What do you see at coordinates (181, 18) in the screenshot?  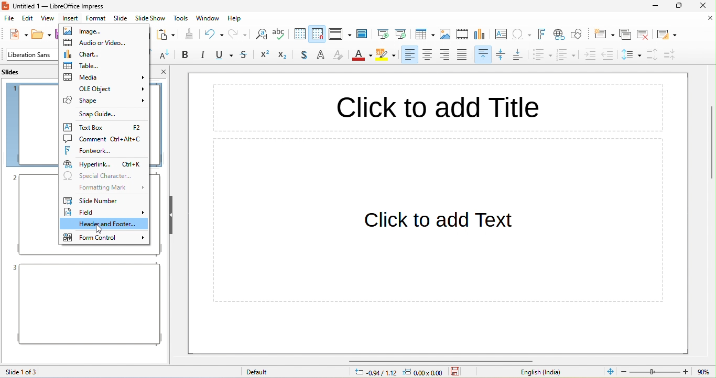 I see `tools` at bounding box center [181, 18].